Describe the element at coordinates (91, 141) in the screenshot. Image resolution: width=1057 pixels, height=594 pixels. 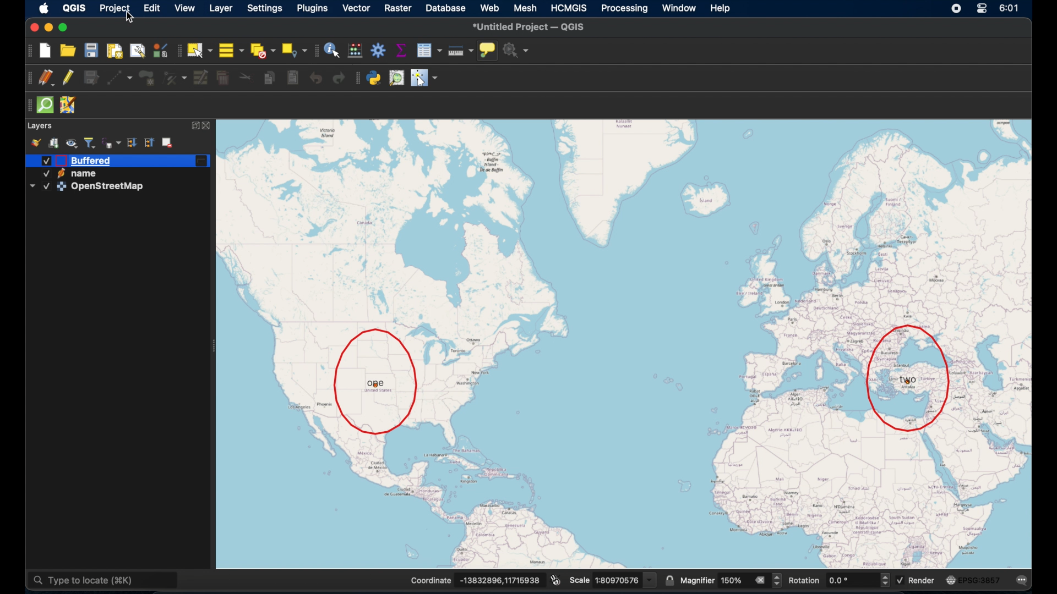
I see `filter legend` at that location.